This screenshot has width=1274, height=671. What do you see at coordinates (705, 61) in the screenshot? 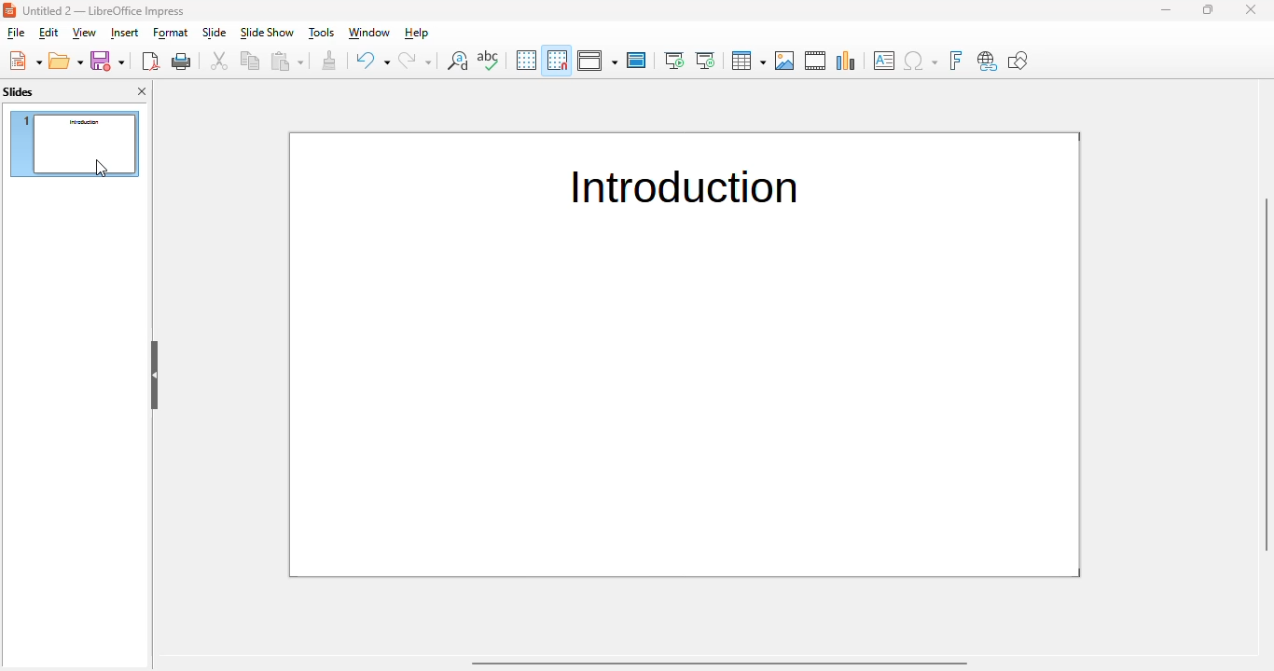
I see `start from current slide` at bounding box center [705, 61].